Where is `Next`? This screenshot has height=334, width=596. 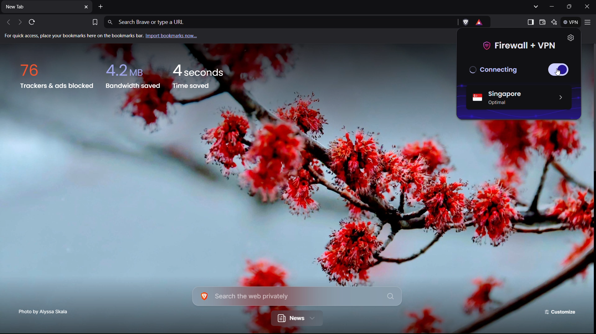 Next is located at coordinates (19, 22).